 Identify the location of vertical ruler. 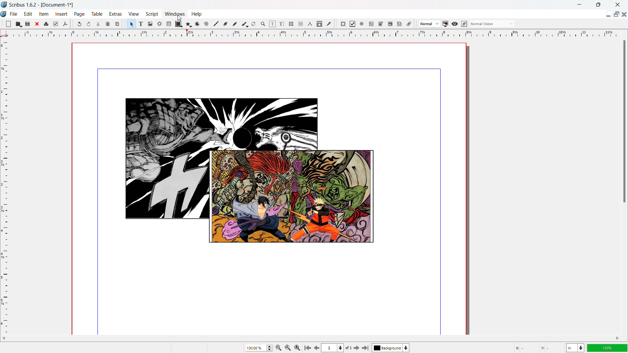
(5, 186).